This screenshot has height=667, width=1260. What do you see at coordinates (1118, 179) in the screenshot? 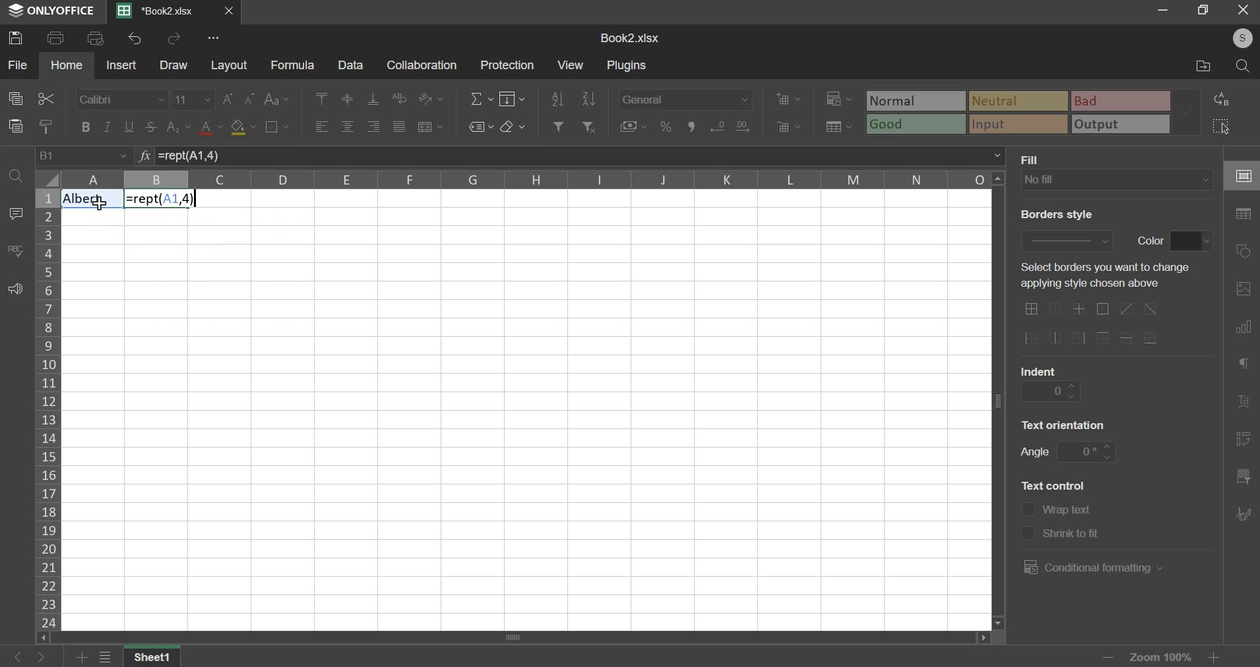
I see `background fill` at bounding box center [1118, 179].